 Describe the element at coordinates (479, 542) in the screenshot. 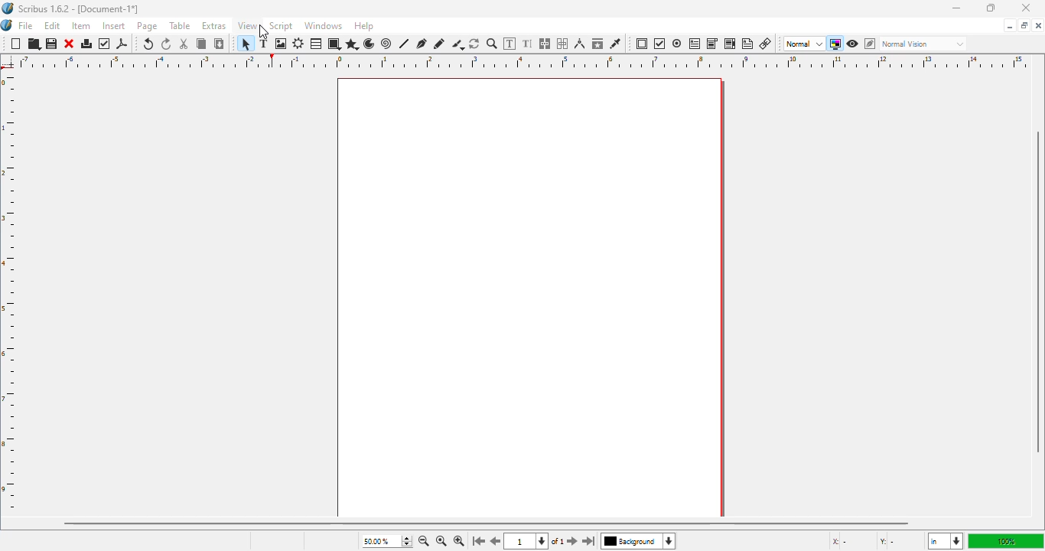

I see `go to the first page` at that location.